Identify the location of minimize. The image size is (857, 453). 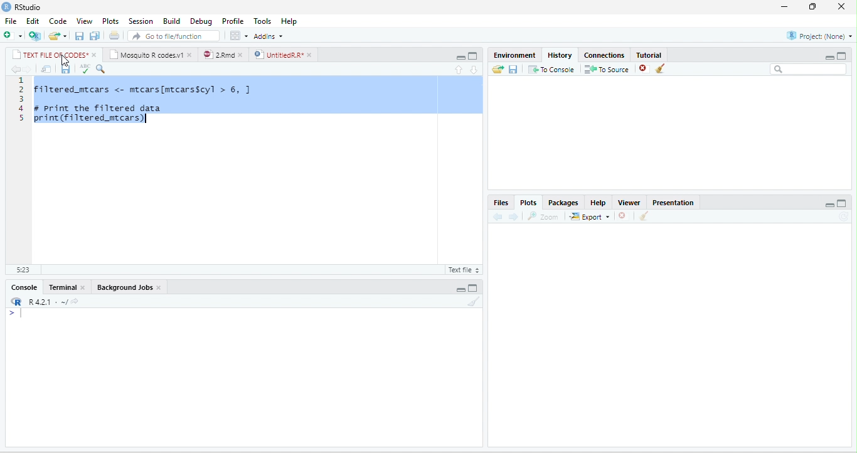
(460, 57).